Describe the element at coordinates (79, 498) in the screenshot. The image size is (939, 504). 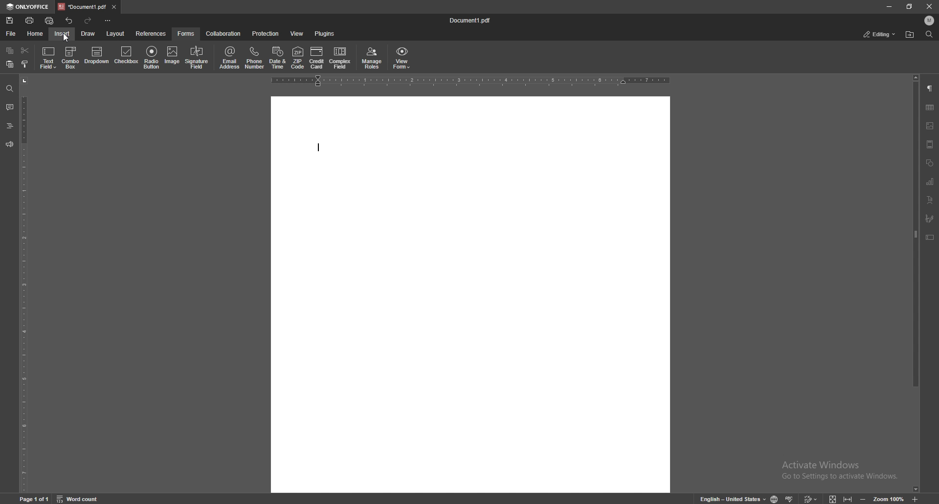
I see `word count` at that location.